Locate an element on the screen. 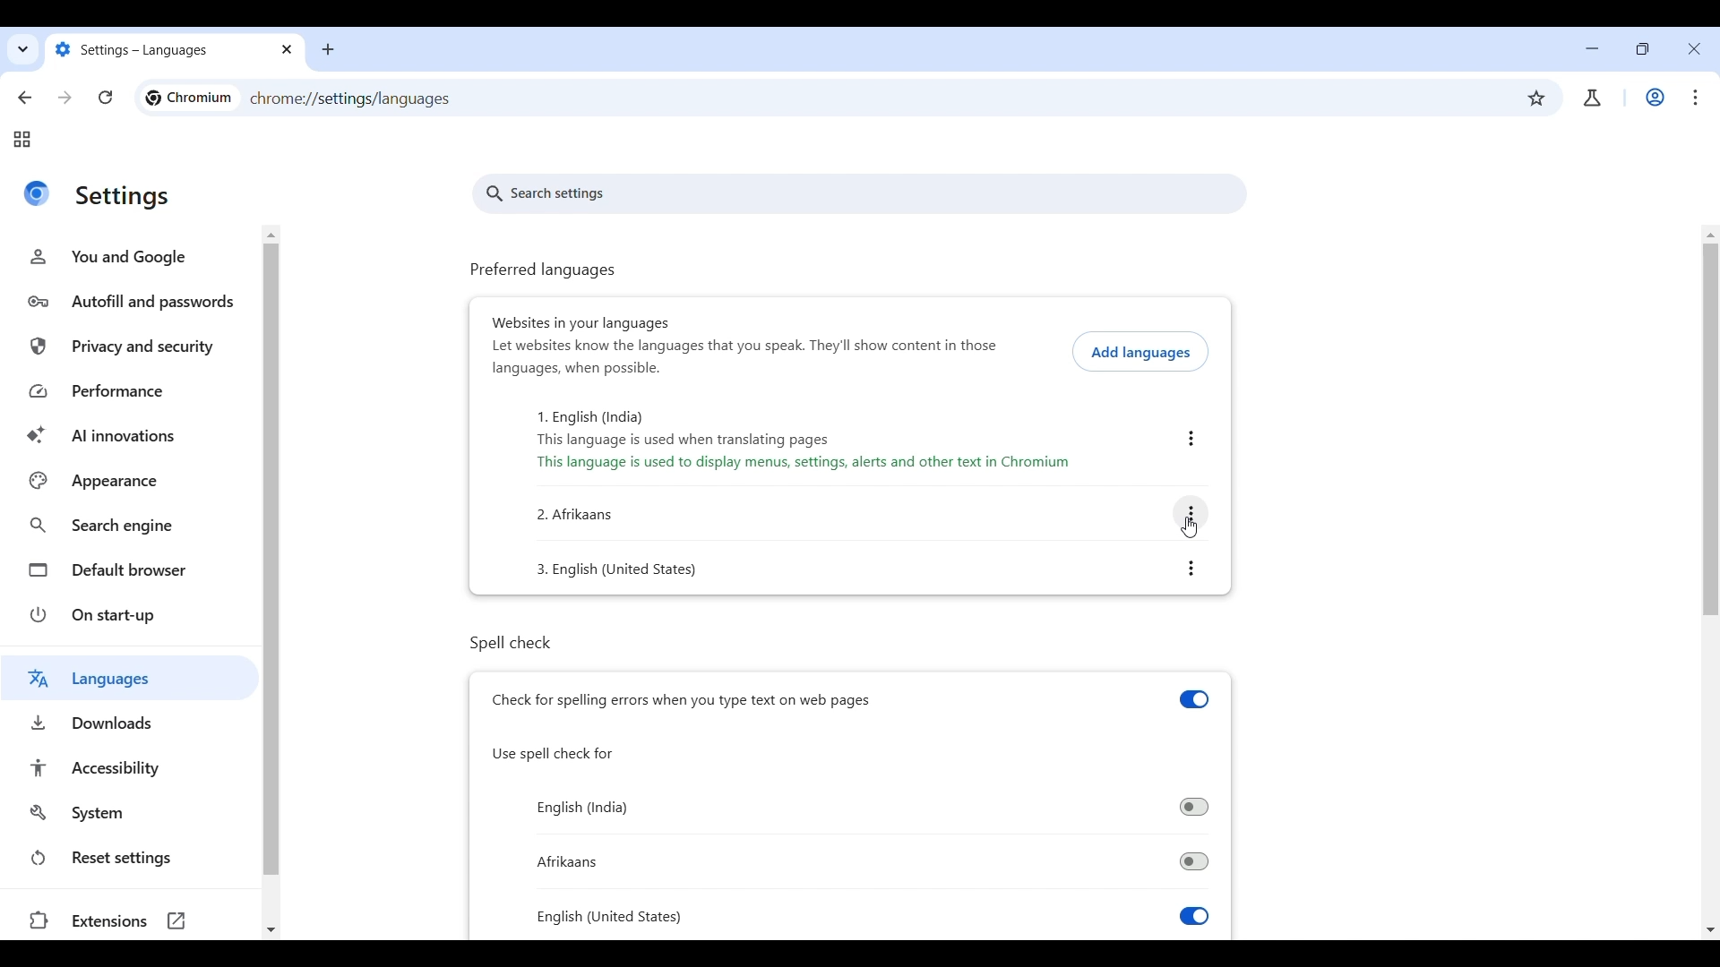  Accessibility is located at coordinates (135, 767).